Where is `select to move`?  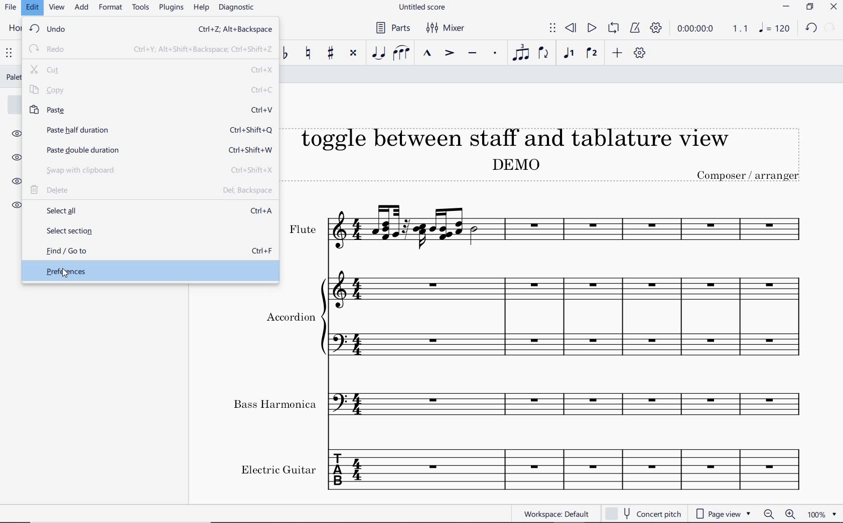 select to move is located at coordinates (552, 29).